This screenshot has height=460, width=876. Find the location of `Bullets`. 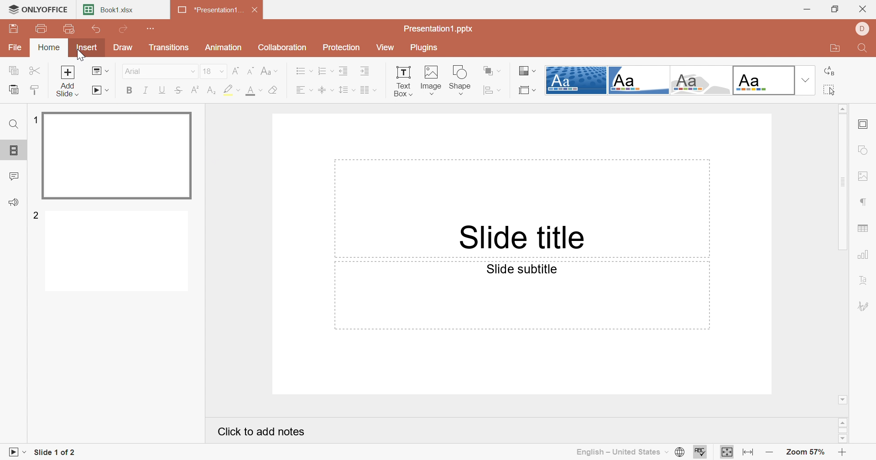

Bullets is located at coordinates (302, 71).